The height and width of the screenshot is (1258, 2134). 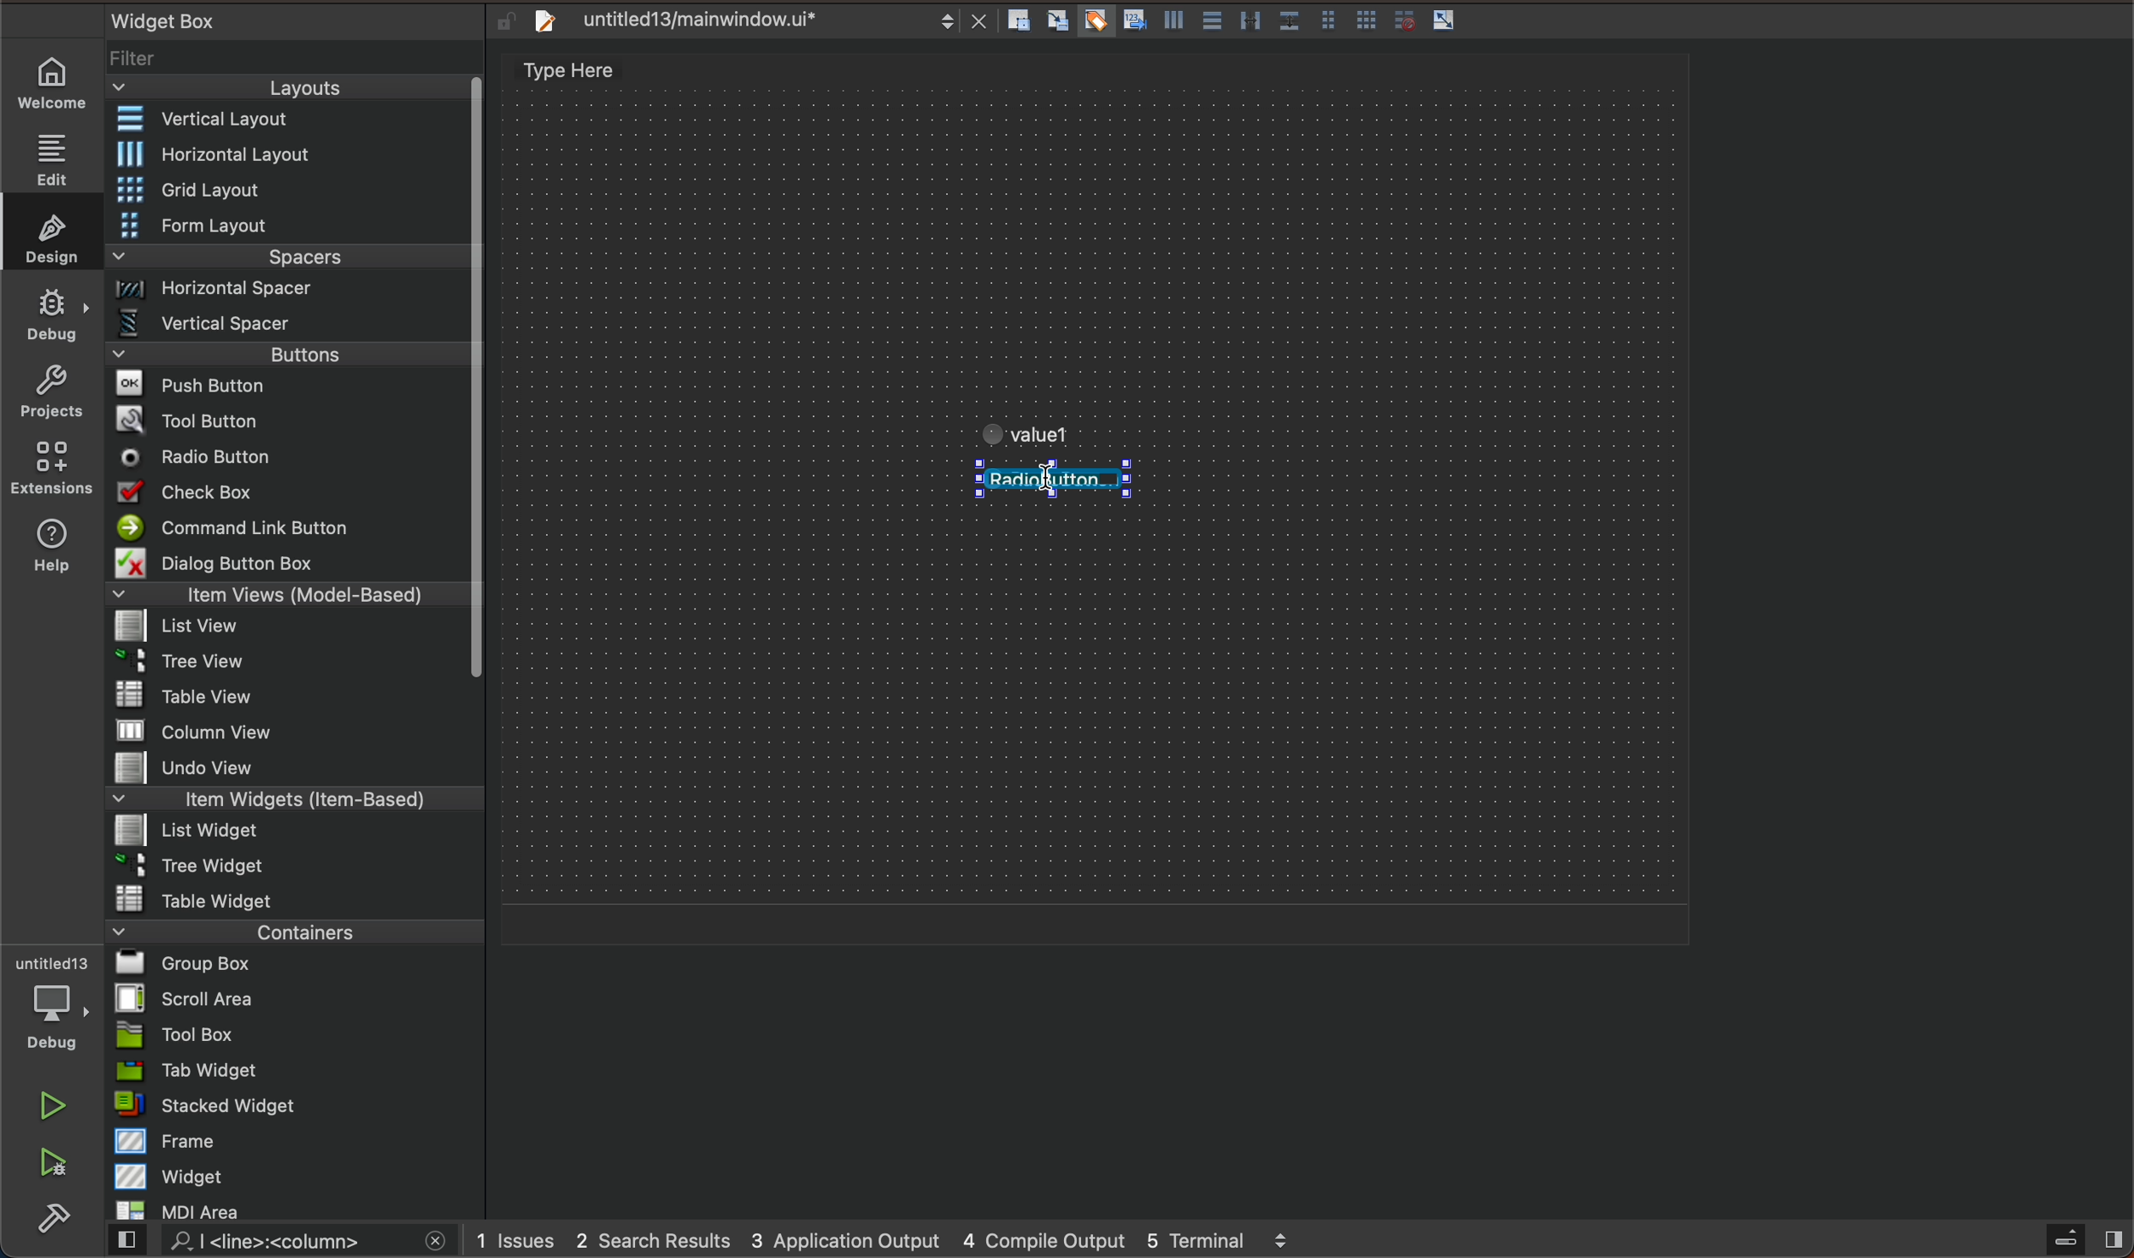 What do you see at coordinates (288, 495) in the screenshot?
I see `check box` at bounding box center [288, 495].